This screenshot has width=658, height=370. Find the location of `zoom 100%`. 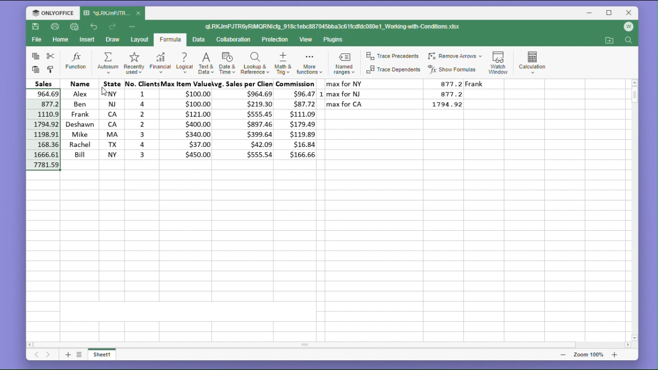

zoom 100% is located at coordinates (587, 355).